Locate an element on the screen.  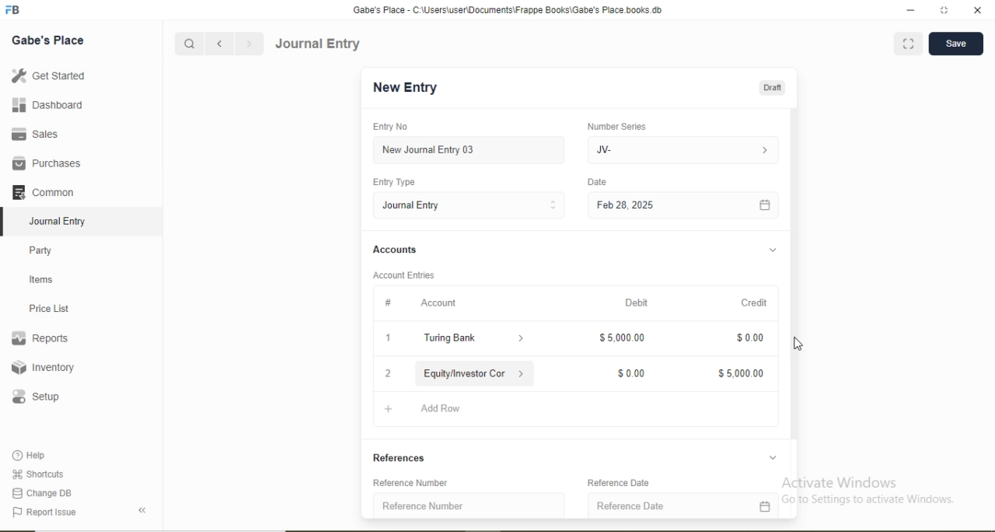
Accounts is located at coordinates (395, 249).